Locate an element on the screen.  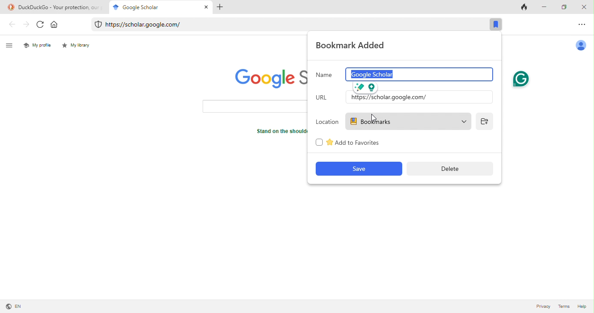
bookmarks is located at coordinates (409, 122).